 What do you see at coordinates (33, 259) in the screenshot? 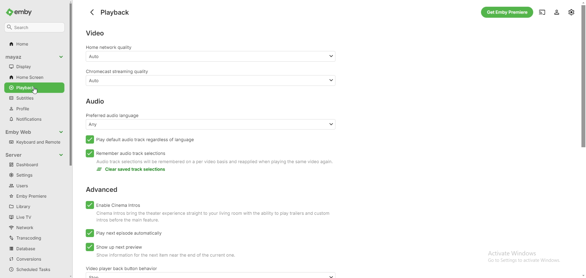
I see `conversions` at bounding box center [33, 259].